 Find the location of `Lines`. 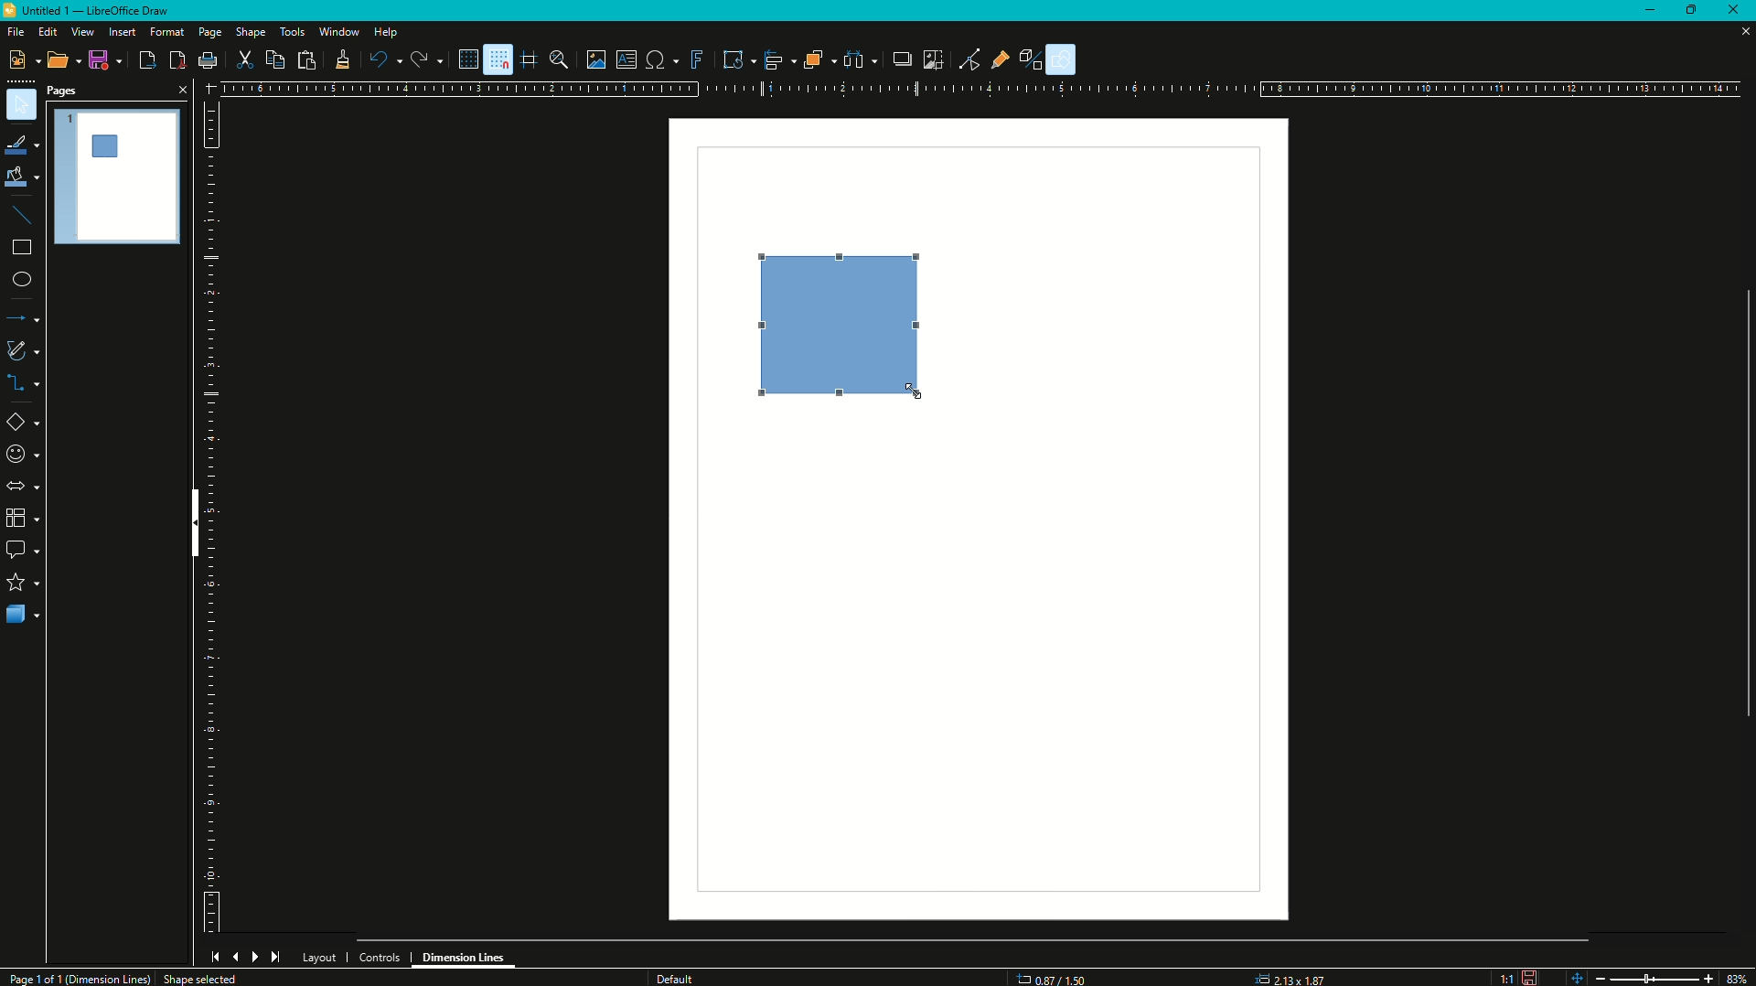

Lines is located at coordinates (23, 215).